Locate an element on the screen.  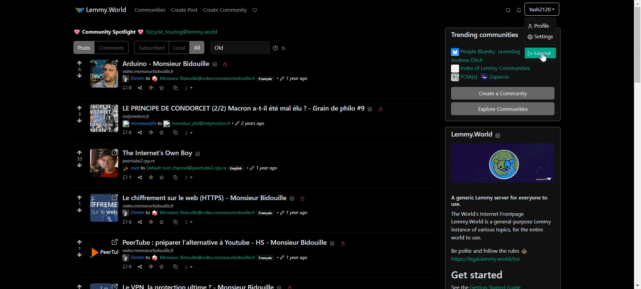
about is located at coordinates (201, 153).